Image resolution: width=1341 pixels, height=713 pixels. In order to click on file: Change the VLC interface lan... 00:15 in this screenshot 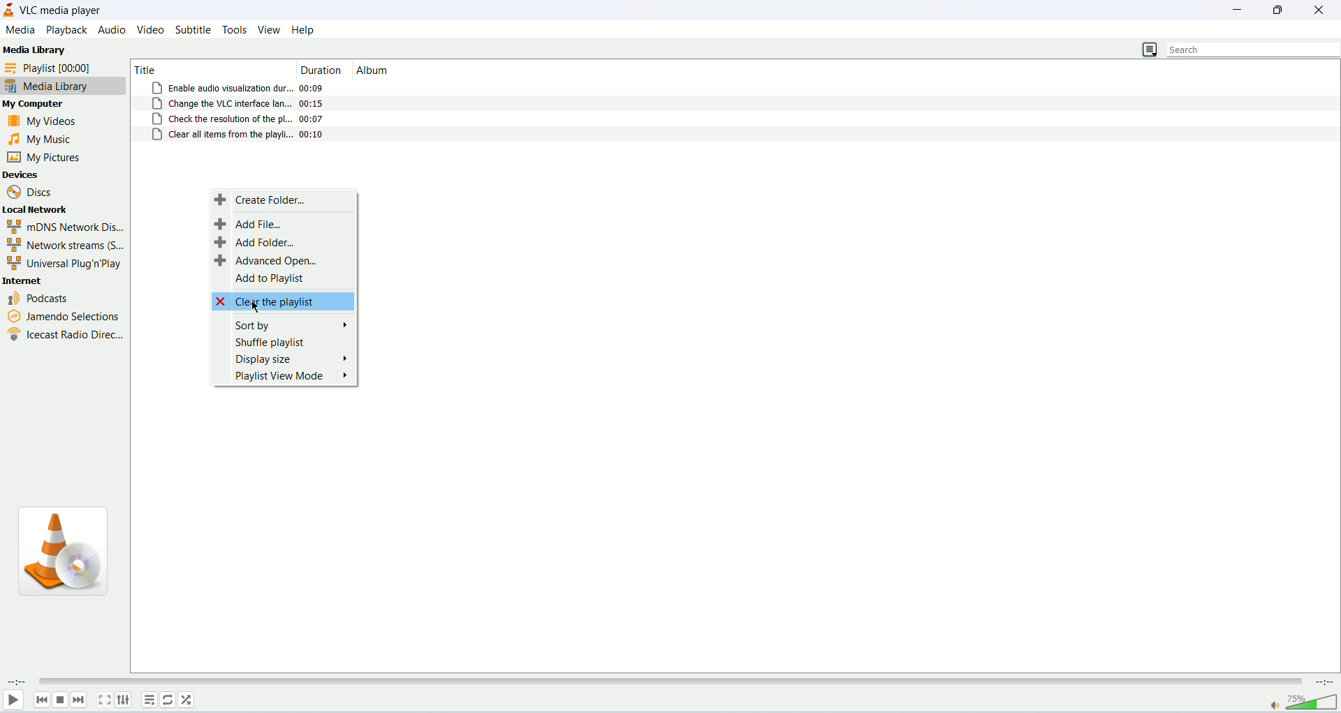, I will do `click(239, 104)`.